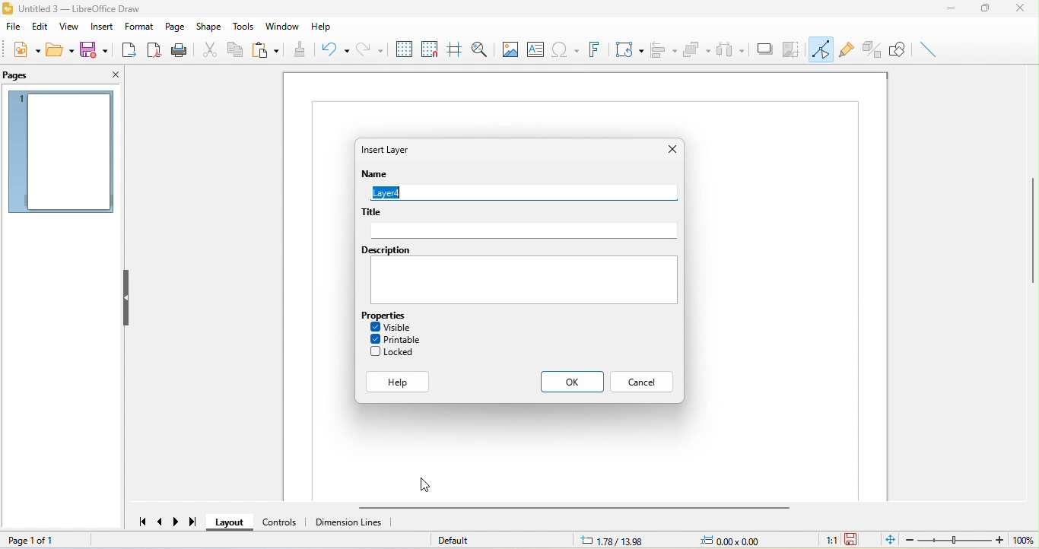 The height and width of the screenshot is (549, 1039). What do you see at coordinates (521, 192) in the screenshot?
I see `layer4` at bounding box center [521, 192].